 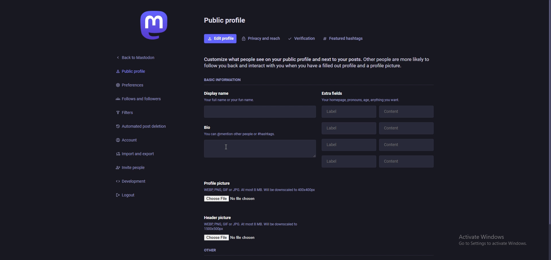 What do you see at coordinates (142, 85) in the screenshot?
I see `preferences` at bounding box center [142, 85].